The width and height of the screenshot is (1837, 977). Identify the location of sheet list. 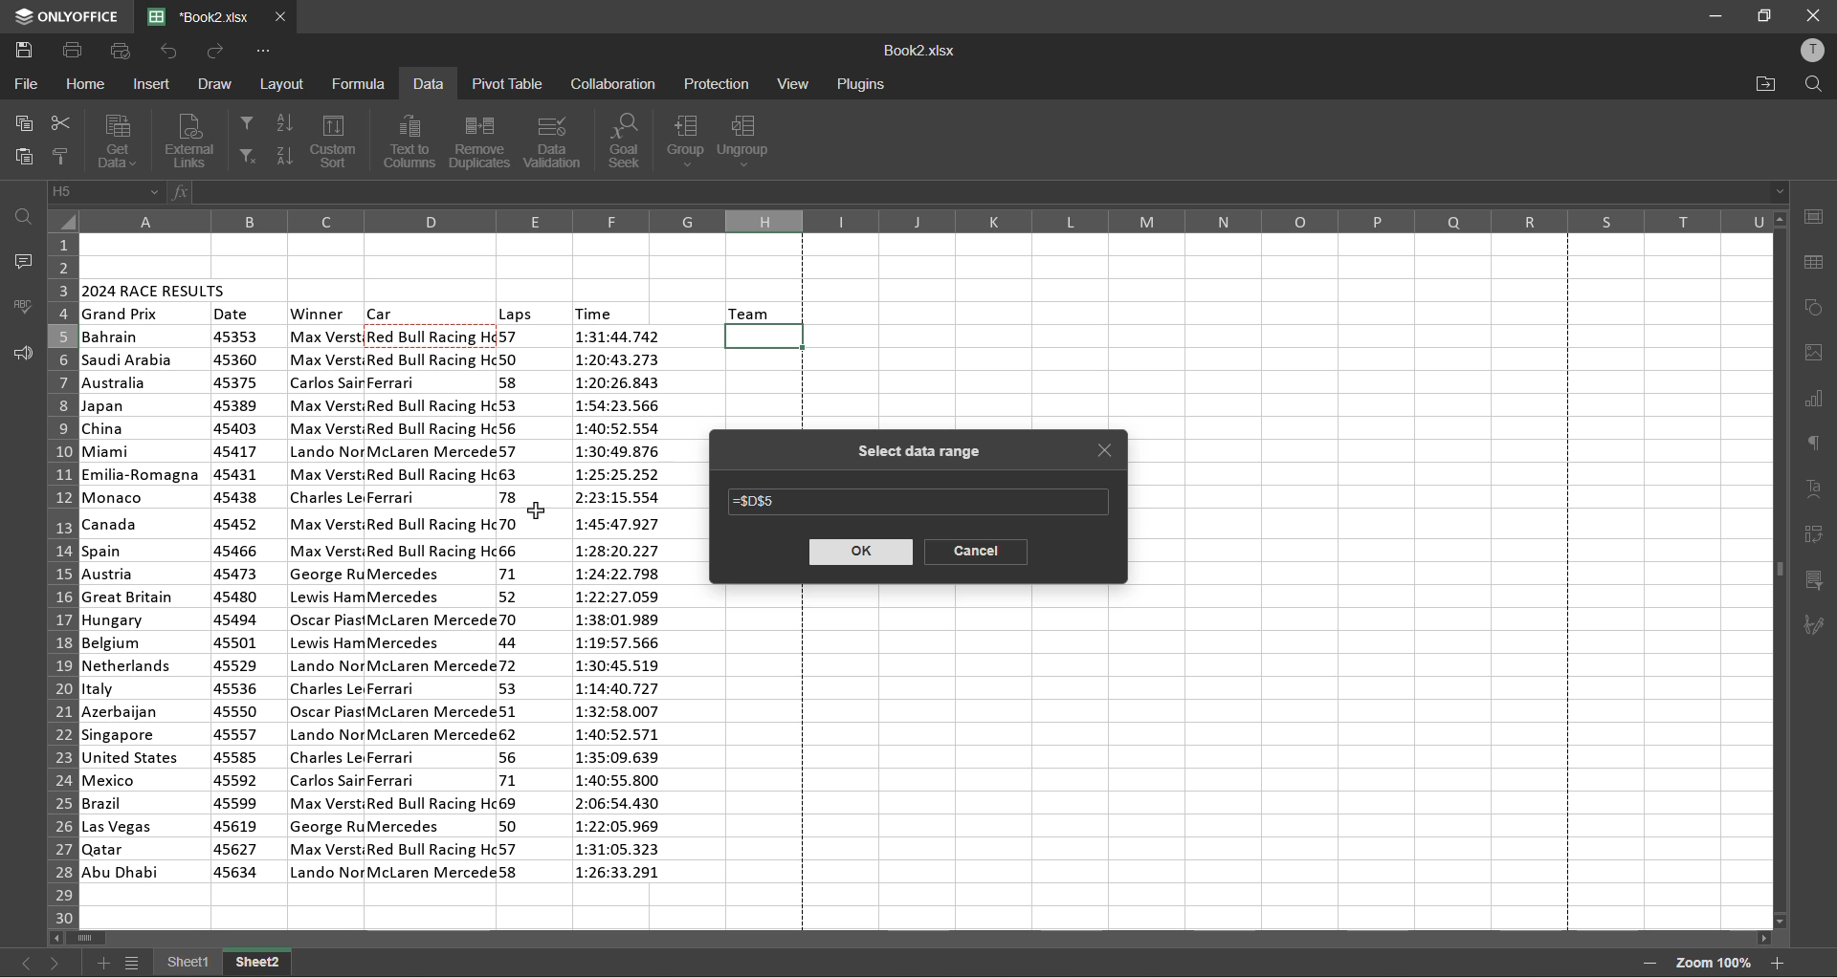
(136, 966).